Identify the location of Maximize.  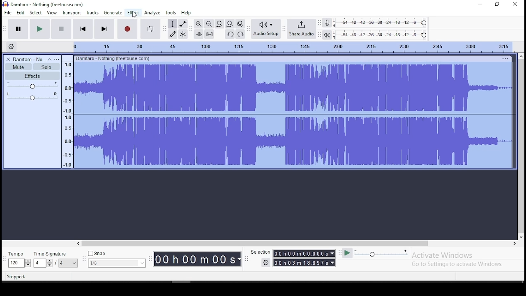
(497, 5).